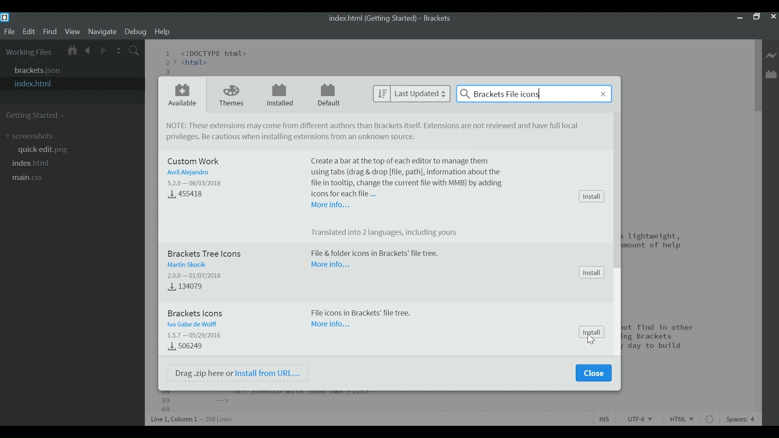 The image size is (779, 438). What do you see at coordinates (196, 183) in the screenshot?
I see `Version - Released Date` at bounding box center [196, 183].